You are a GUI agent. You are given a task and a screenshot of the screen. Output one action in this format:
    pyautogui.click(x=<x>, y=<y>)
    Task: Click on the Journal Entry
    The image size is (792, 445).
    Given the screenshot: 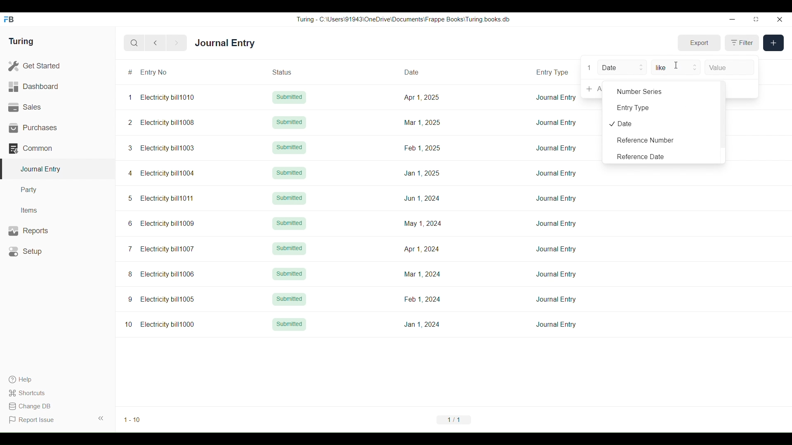 What is the action you would take?
    pyautogui.click(x=556, y=198)
    